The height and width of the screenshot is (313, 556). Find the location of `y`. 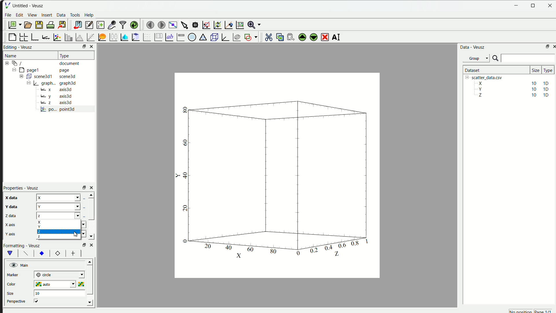

y is located at coordinates (64, 206).